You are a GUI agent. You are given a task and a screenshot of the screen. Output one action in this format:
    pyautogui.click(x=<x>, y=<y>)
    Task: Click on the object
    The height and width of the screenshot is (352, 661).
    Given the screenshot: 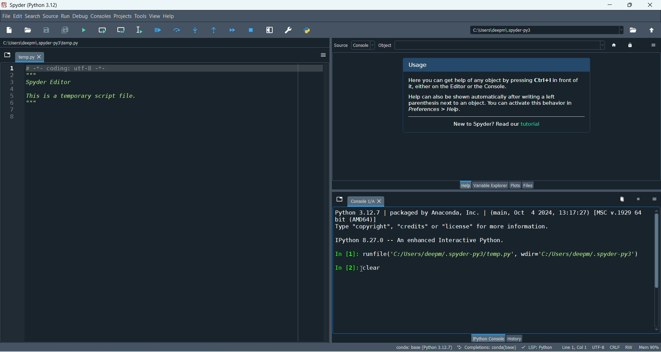 What is the action you would take?
    pyautogui.click(x=386, y=46)
    